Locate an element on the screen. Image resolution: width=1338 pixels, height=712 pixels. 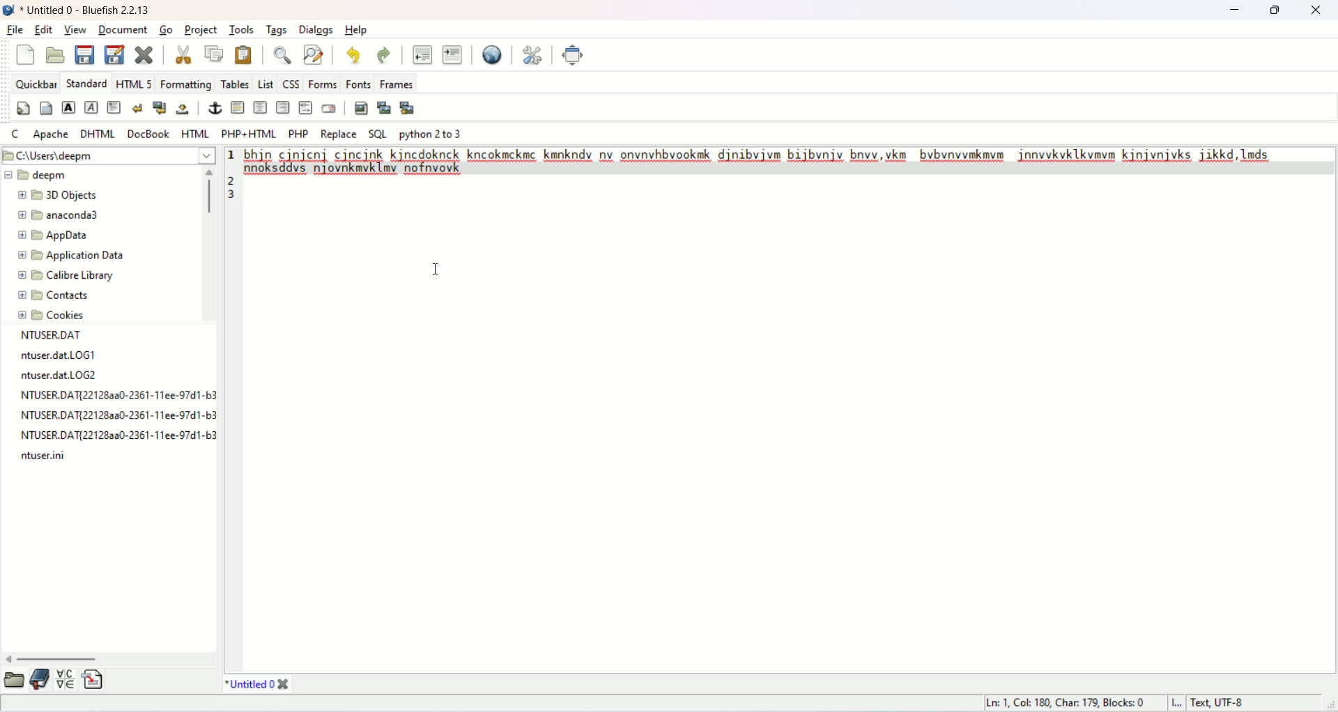
dialogs is located at coordinates (318, 30).